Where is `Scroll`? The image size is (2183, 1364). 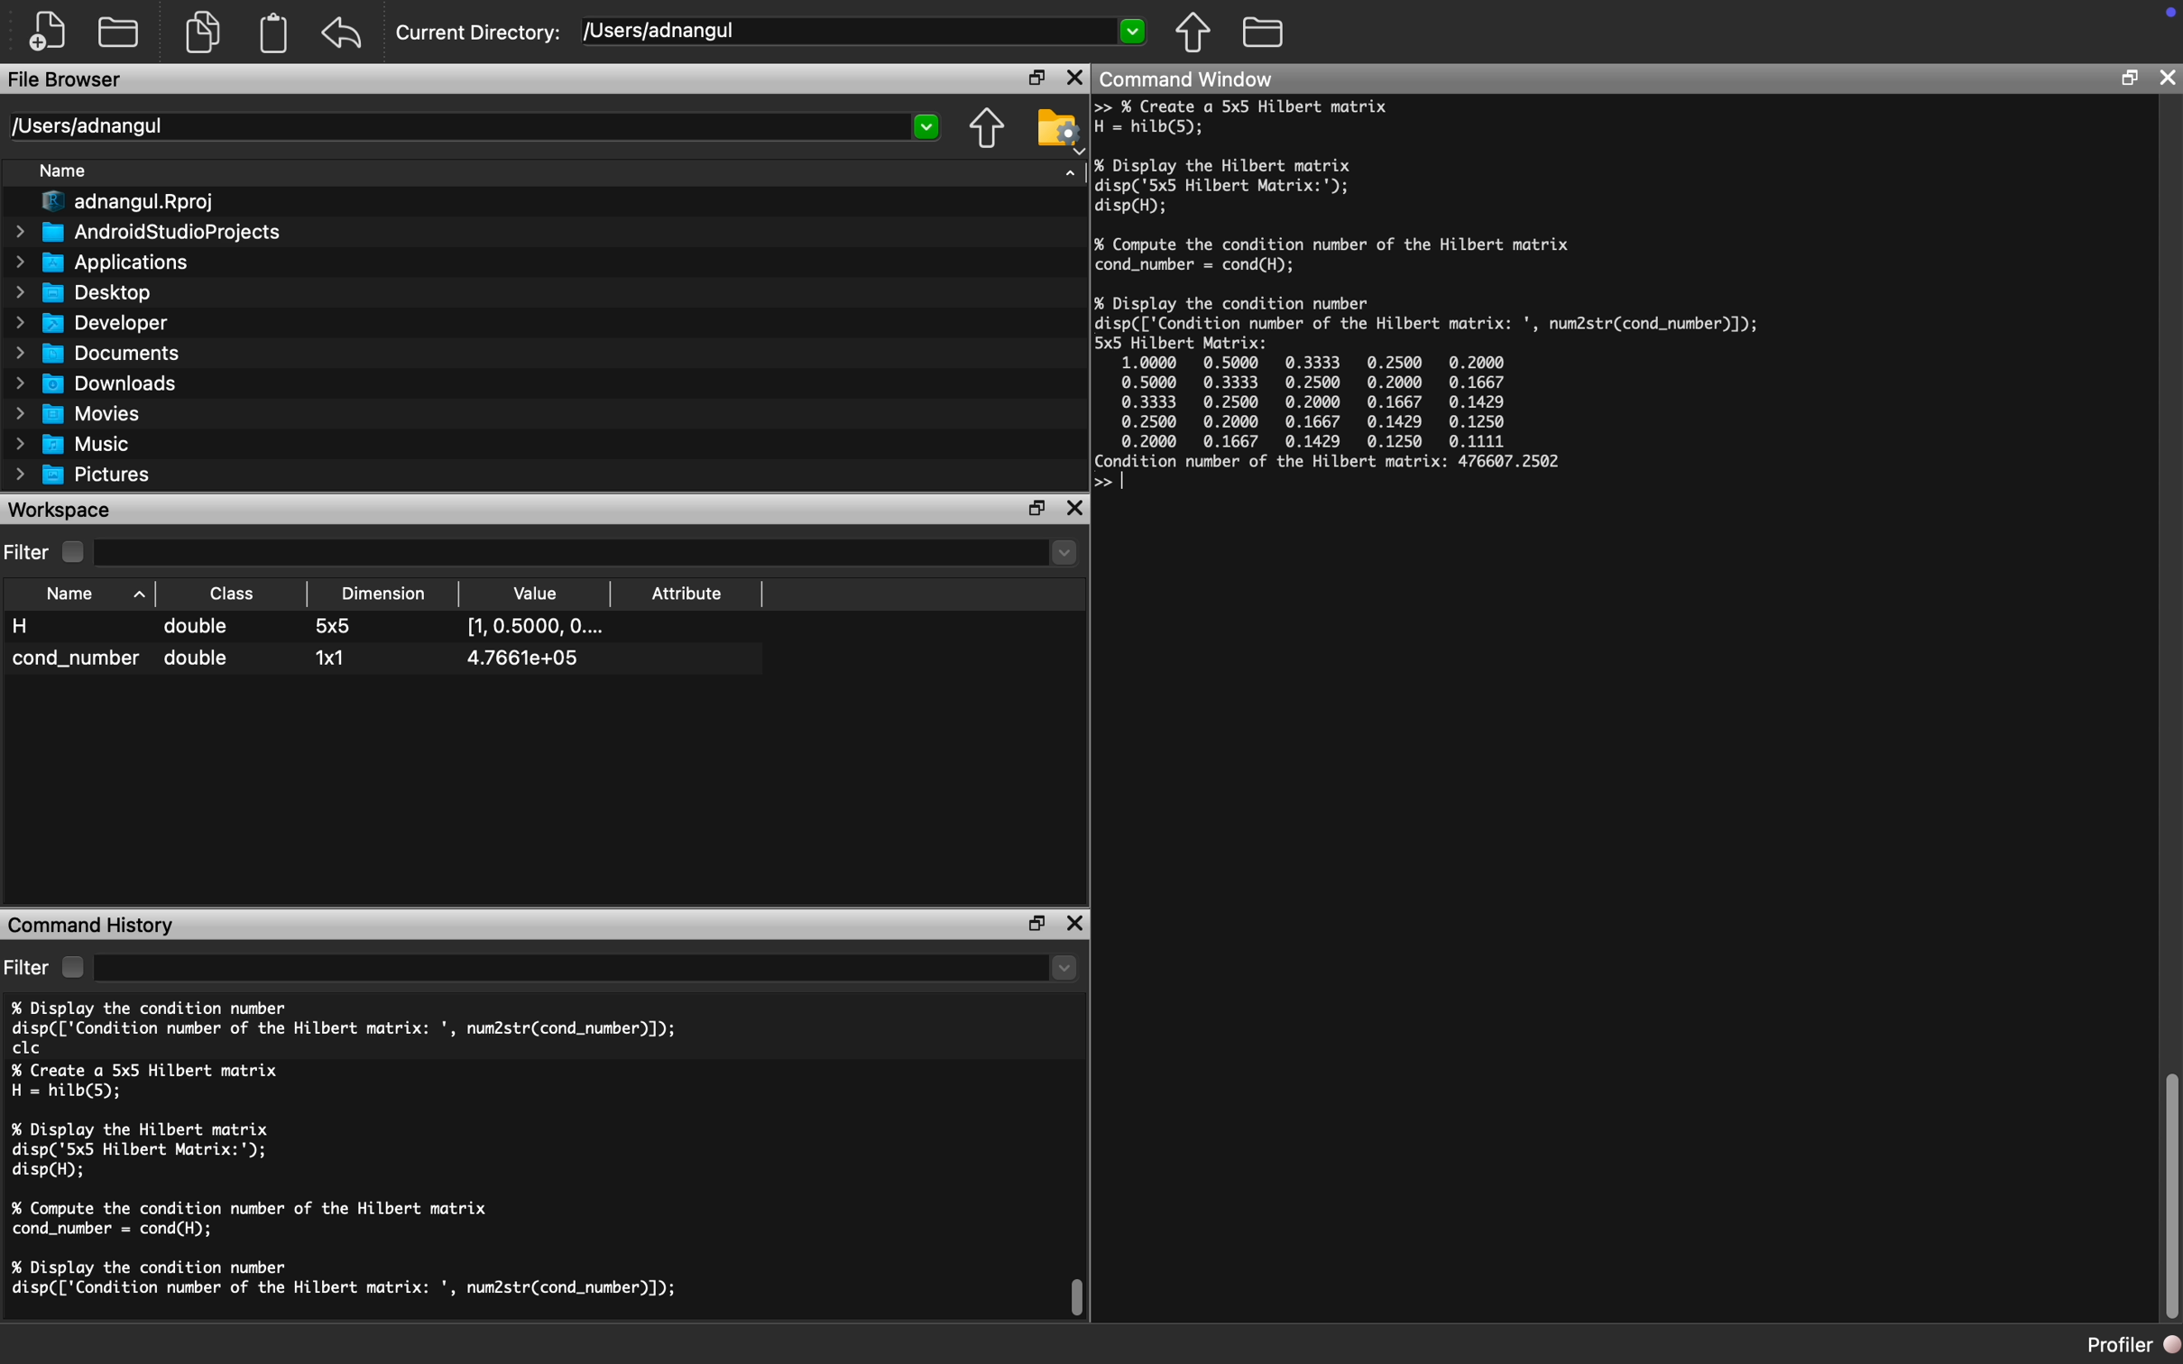 Scroll is located at coordinates (2169, 1195).